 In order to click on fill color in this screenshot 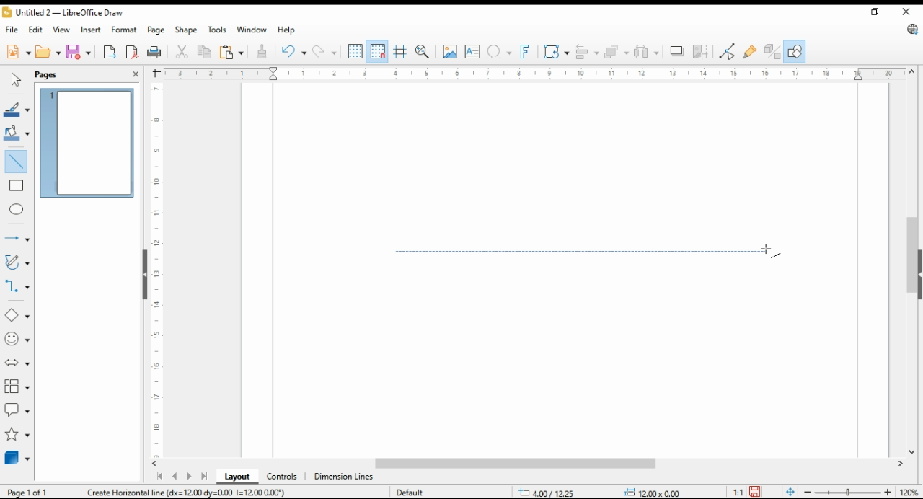, I will do `click(17, 132)`.